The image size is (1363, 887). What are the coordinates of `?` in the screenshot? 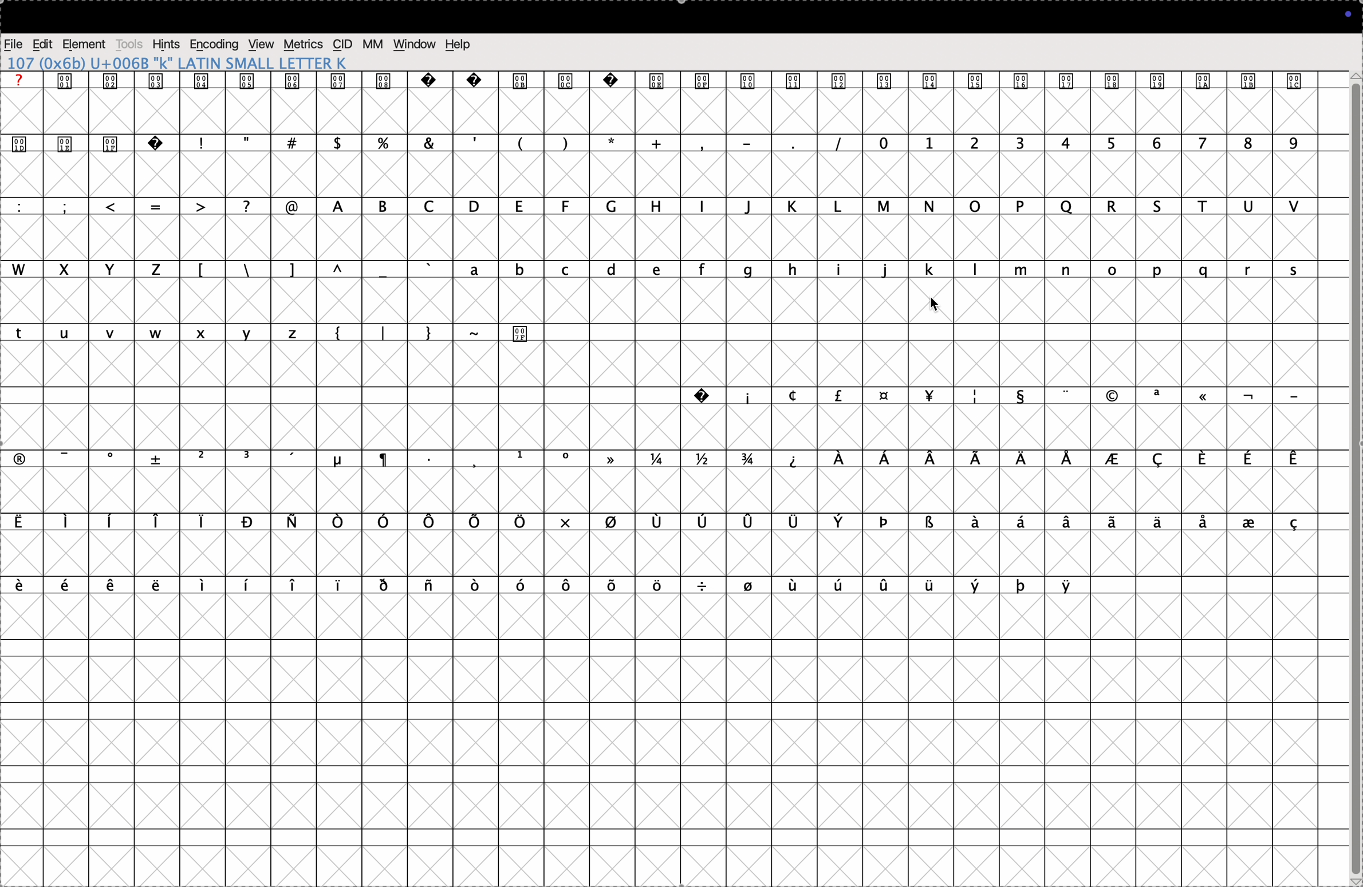 It's located at (703, 396).